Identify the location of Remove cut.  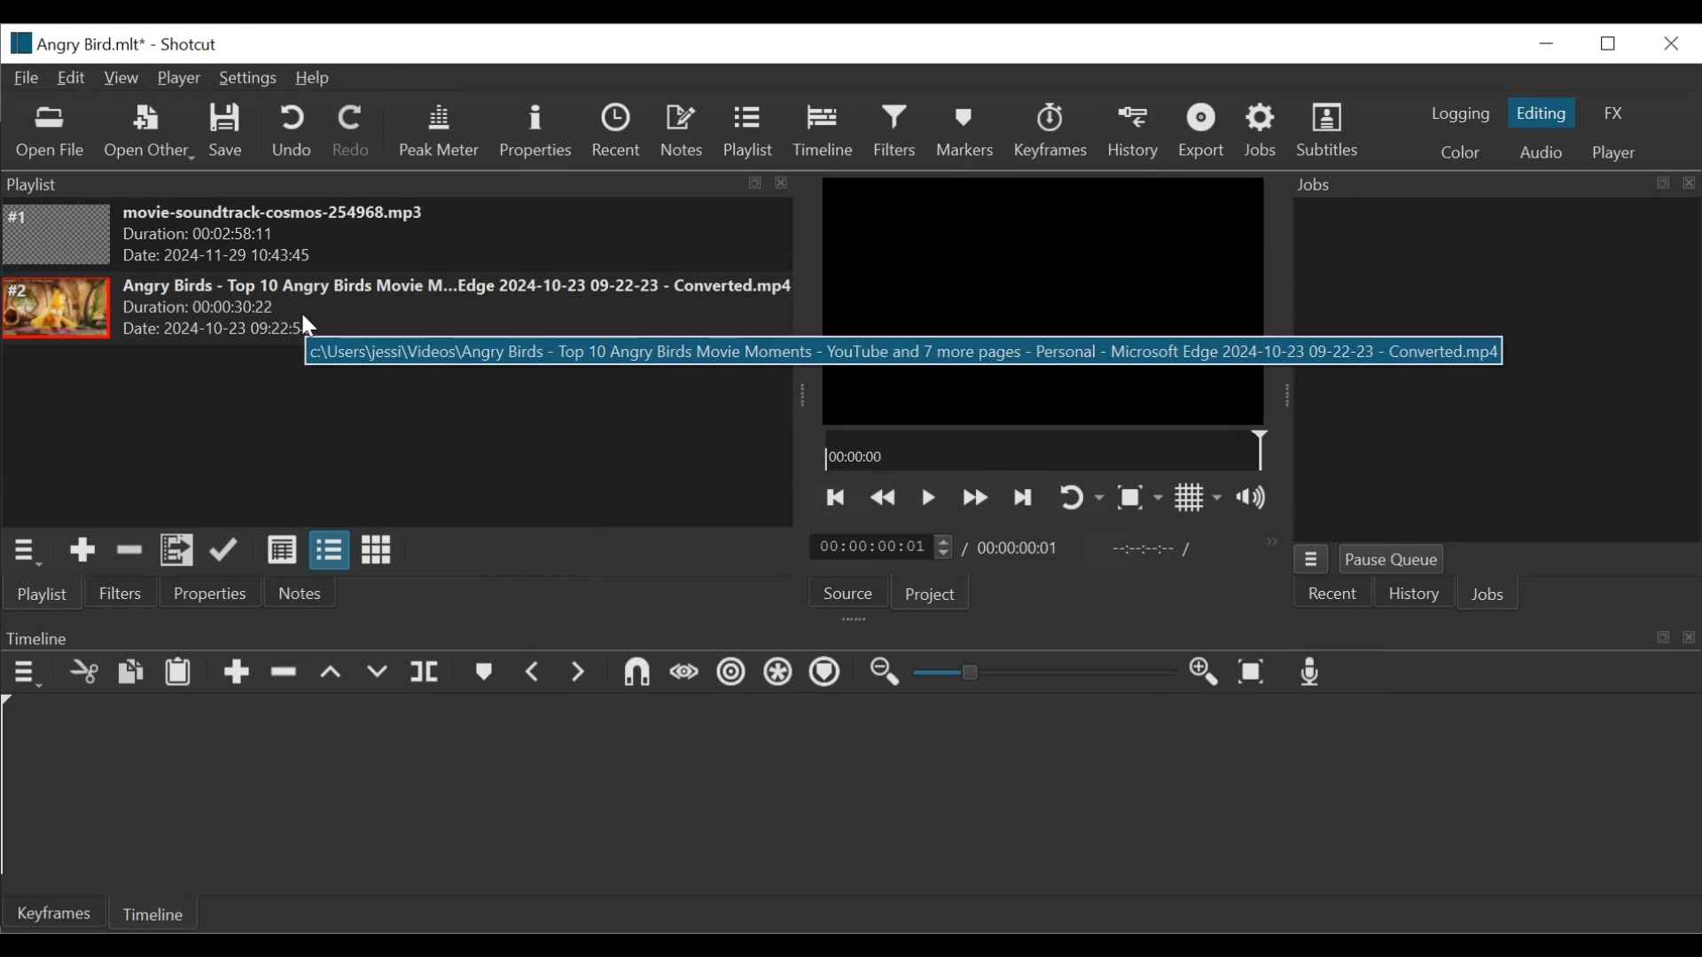
(129, 552).